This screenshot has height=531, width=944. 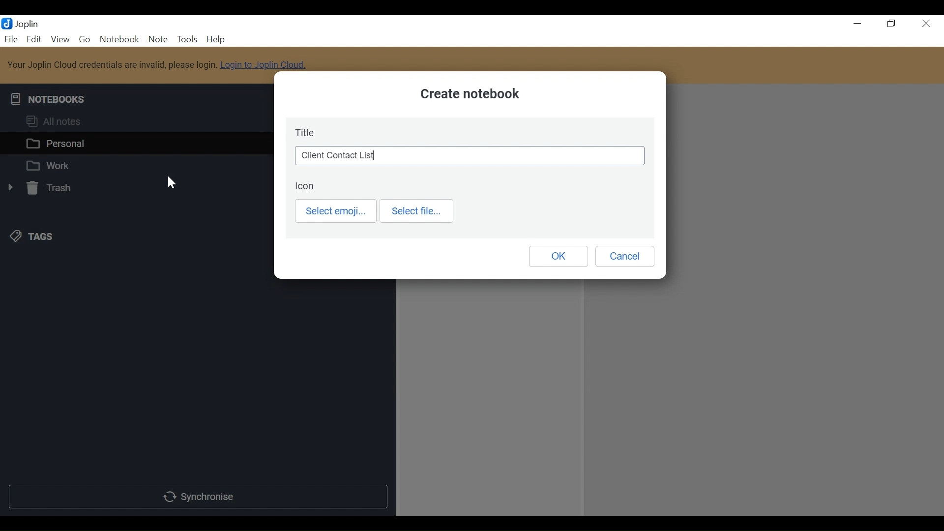 I want to click on Work, so click(x=136, y=165).